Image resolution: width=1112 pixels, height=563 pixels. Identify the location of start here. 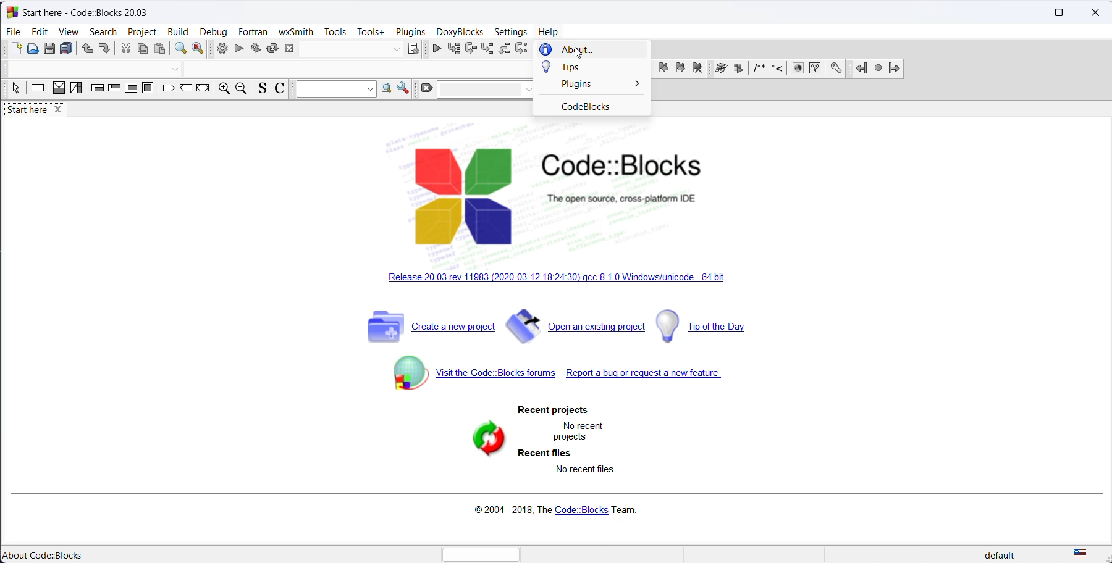
(88, 12).